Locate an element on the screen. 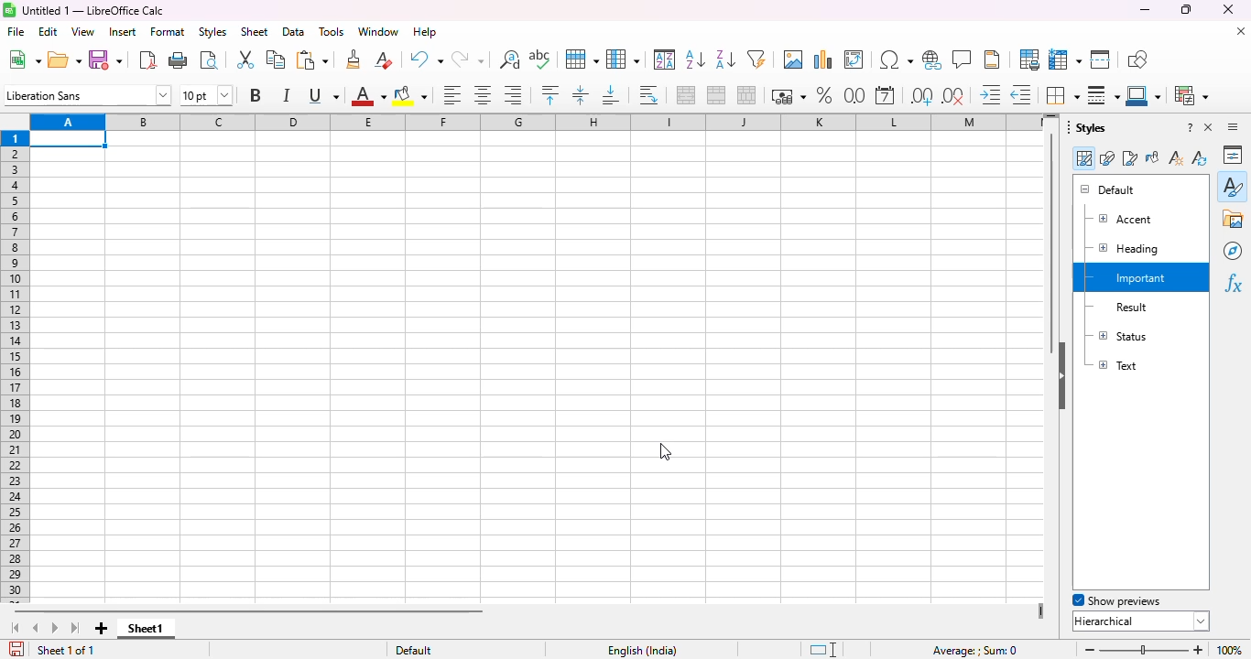  default is located at coordinates (413, 650).